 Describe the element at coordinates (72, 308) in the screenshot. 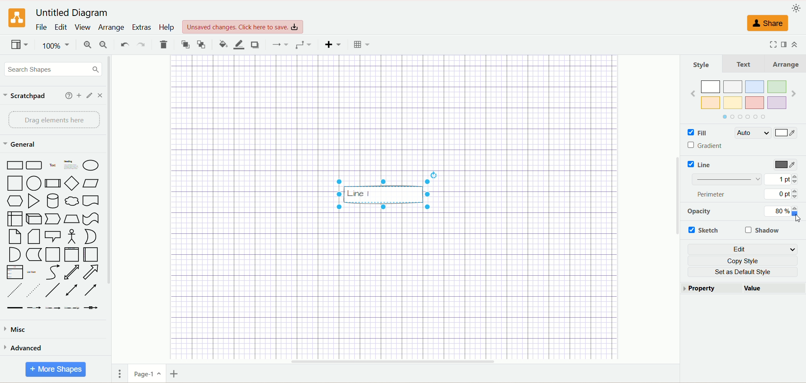

I see `Connector with 3 labels` at that location.